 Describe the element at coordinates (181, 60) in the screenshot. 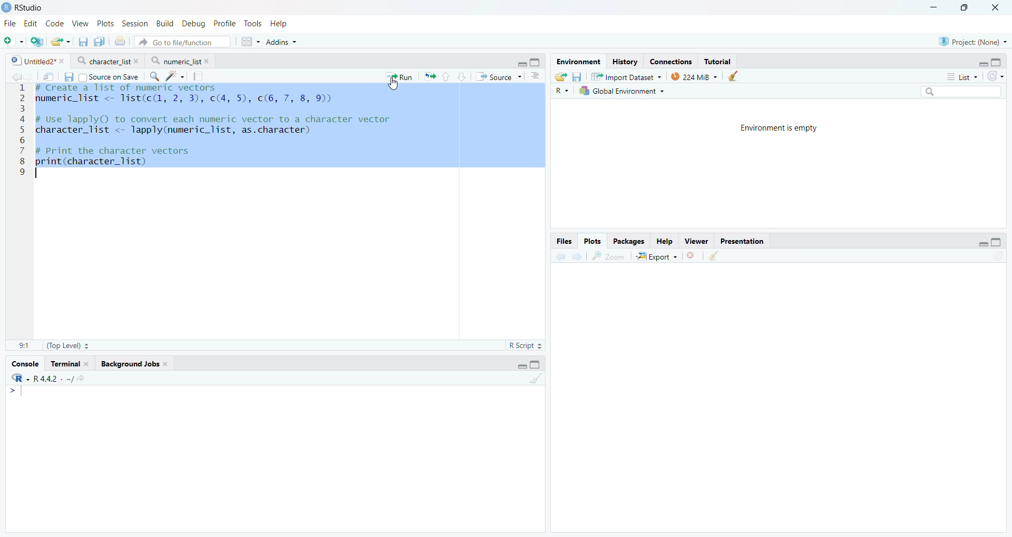

I see `numeric_list` at that location.